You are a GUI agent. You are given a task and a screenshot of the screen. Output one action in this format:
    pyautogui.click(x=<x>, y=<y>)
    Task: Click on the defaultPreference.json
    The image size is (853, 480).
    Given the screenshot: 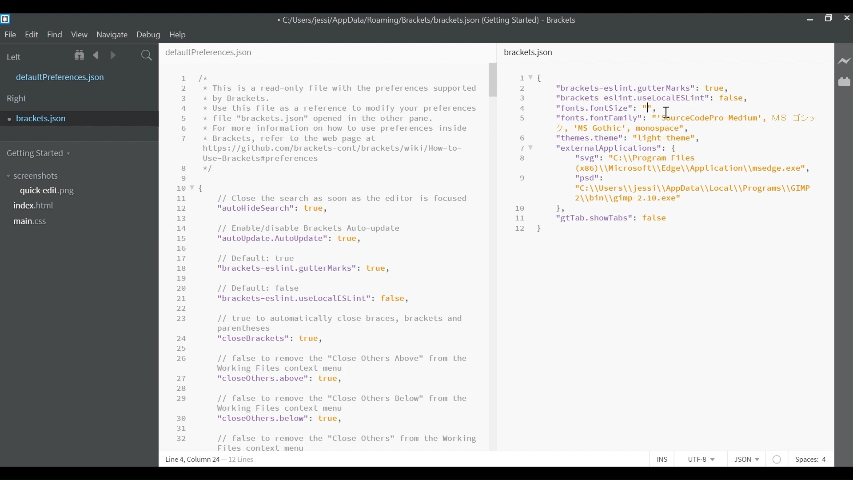 What is the action you would take?
    pyautogui.click(x=82, y=76)
    